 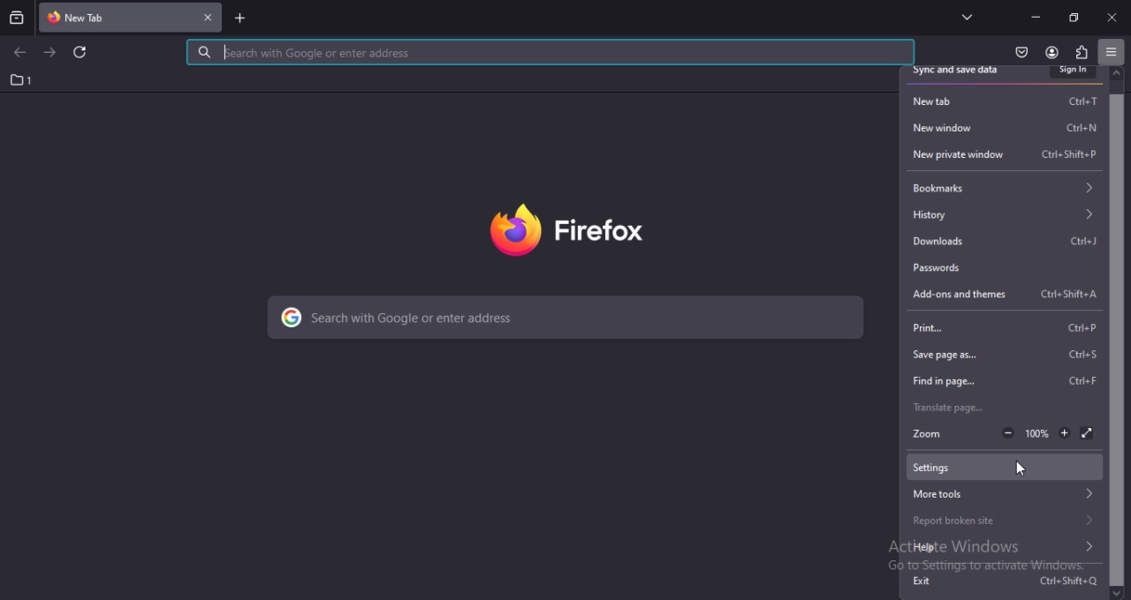 What do you see at coordinates (78, 54) in the screenshot?
I see `reload current page` at bounding box center [78, 54].